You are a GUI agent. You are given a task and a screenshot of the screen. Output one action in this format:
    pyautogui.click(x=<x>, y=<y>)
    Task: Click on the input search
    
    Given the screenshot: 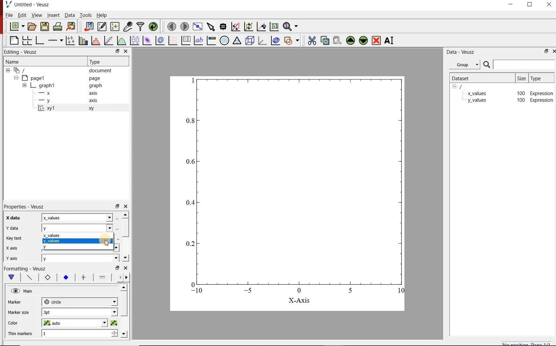 What is the action you would take?
    pyautogui.click(x=524, y=64)
    